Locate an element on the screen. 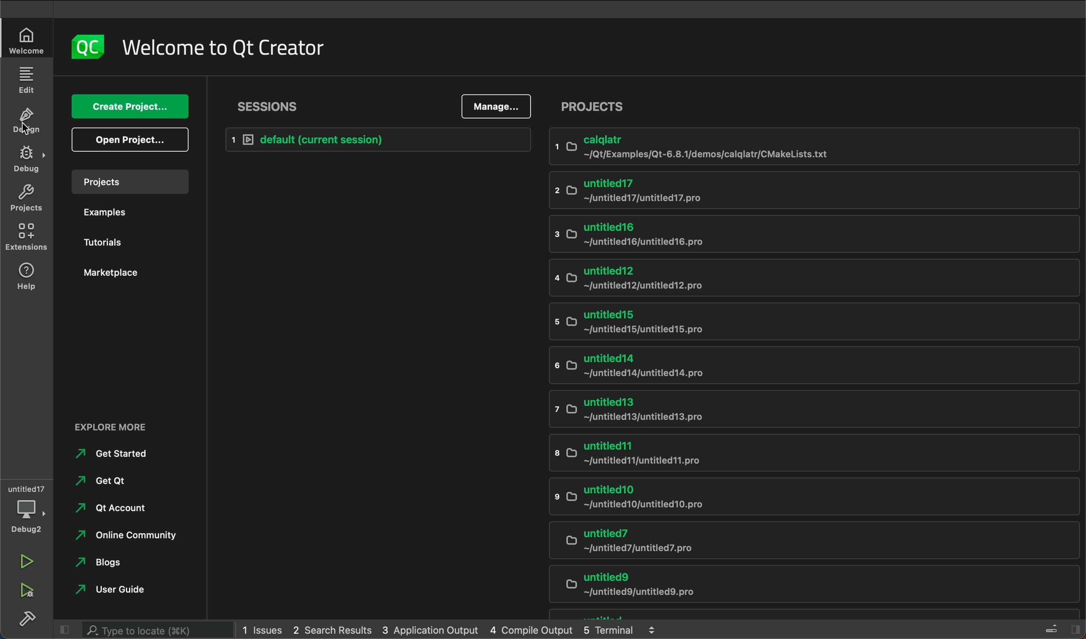   is located at coordinates (1052, 628).